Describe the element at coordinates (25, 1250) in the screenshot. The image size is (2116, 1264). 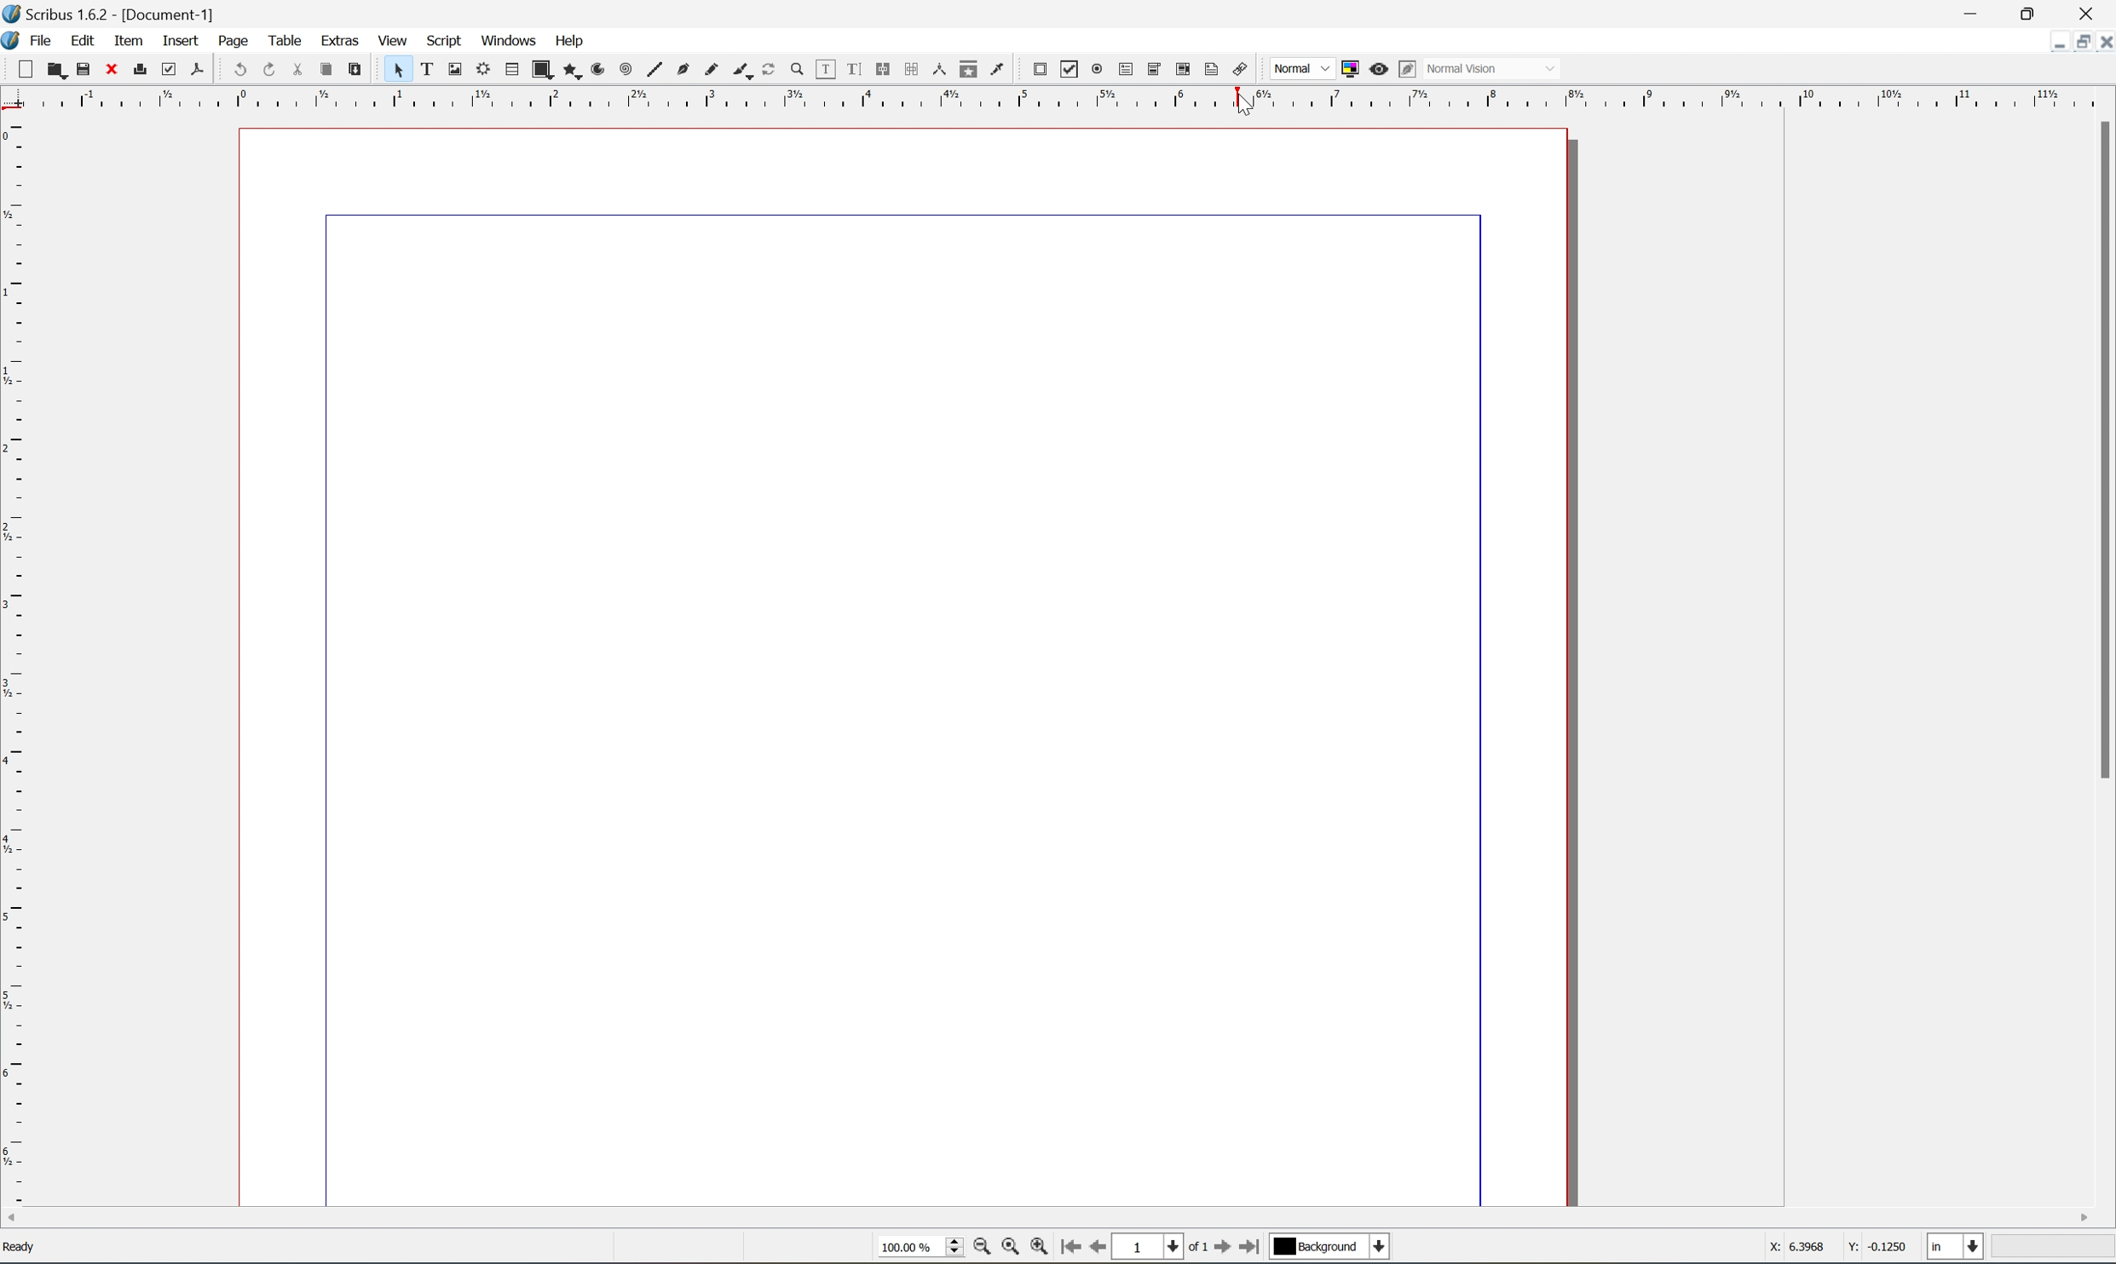
I see `Ready` at that location.